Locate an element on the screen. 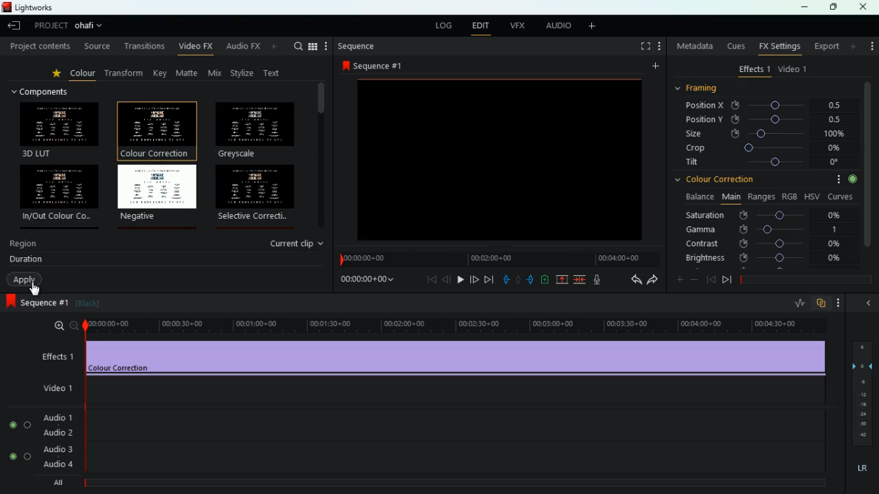 This screenshot has height=494, width=879. effect is located at coordinates (55, 354).